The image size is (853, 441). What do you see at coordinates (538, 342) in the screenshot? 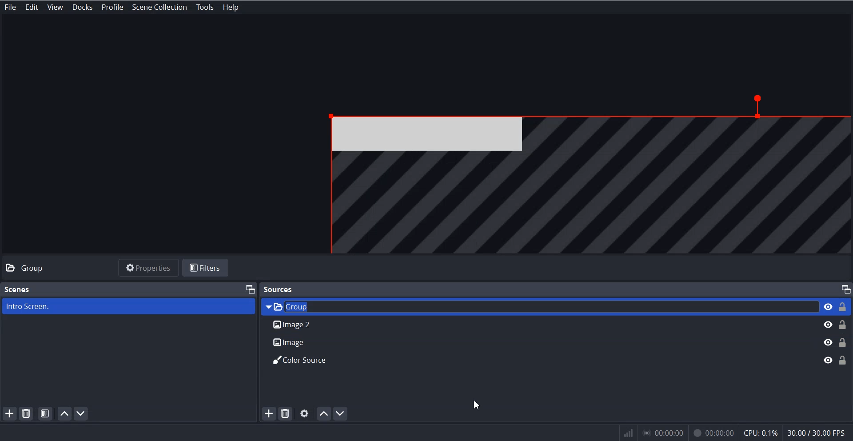
I see `Image` at bounding box center [538, 342].